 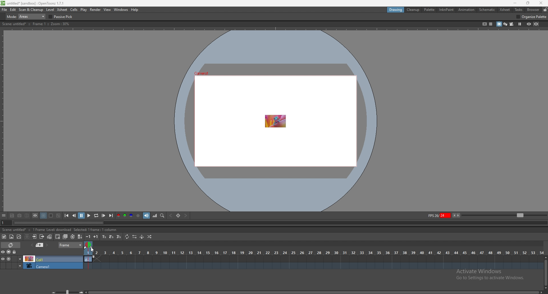 I want to click on play, so click(x=84, y=10).